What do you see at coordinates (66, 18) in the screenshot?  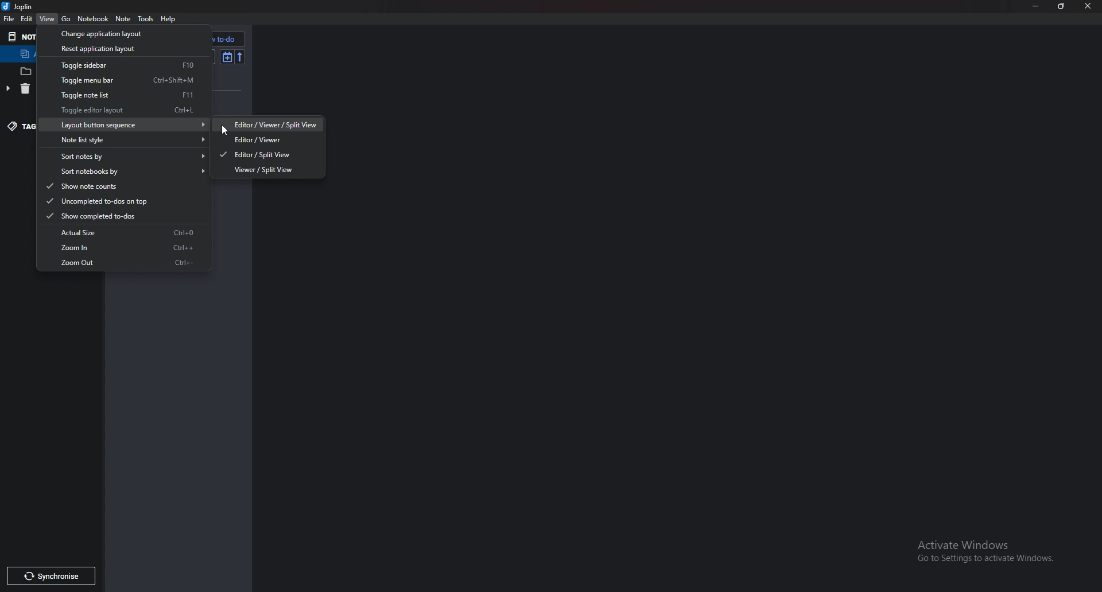 I see `go` at bounding box center [66, 18].